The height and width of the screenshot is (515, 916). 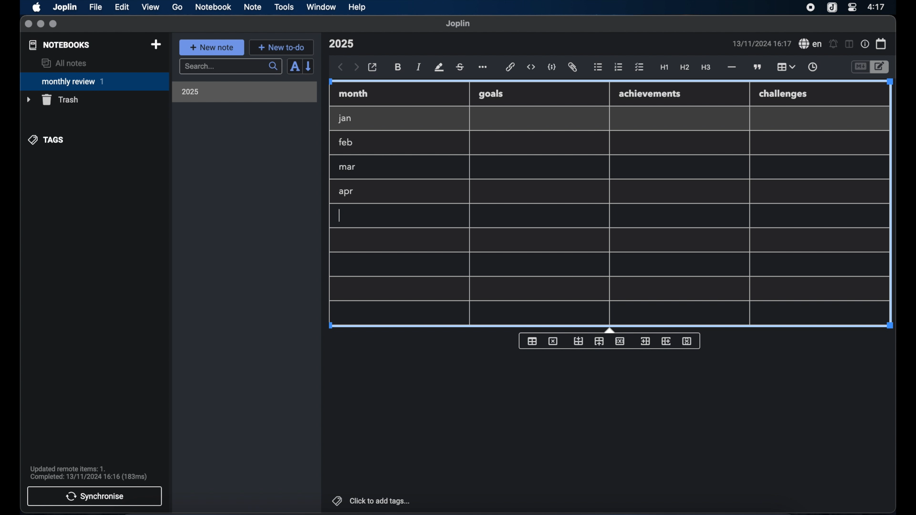 What do you see at coordinates (812, 67) in the screenshot?
I see `insert time` at bounding box center [812, 67].